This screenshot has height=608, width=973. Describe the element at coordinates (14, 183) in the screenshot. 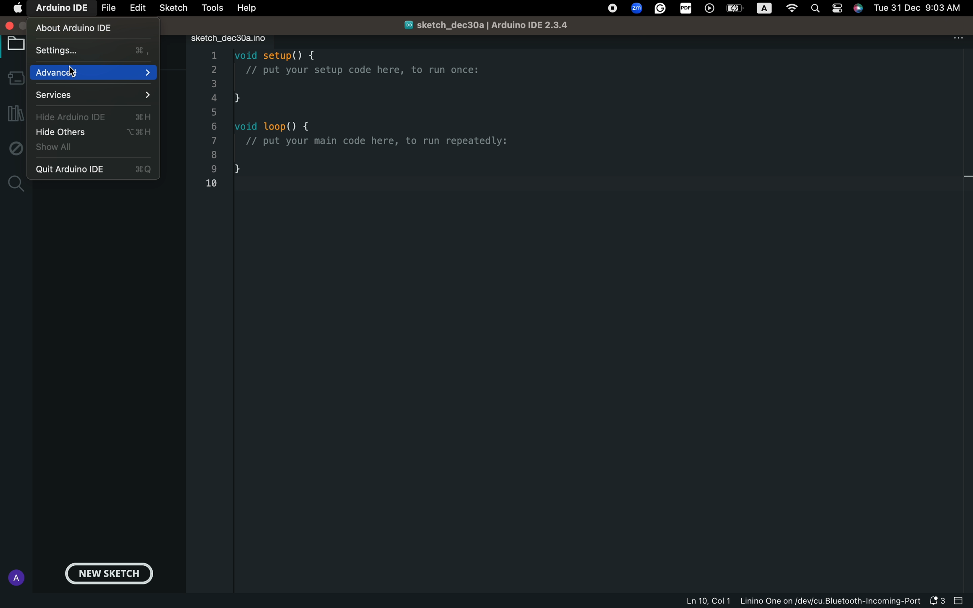

I see `search` at that location.